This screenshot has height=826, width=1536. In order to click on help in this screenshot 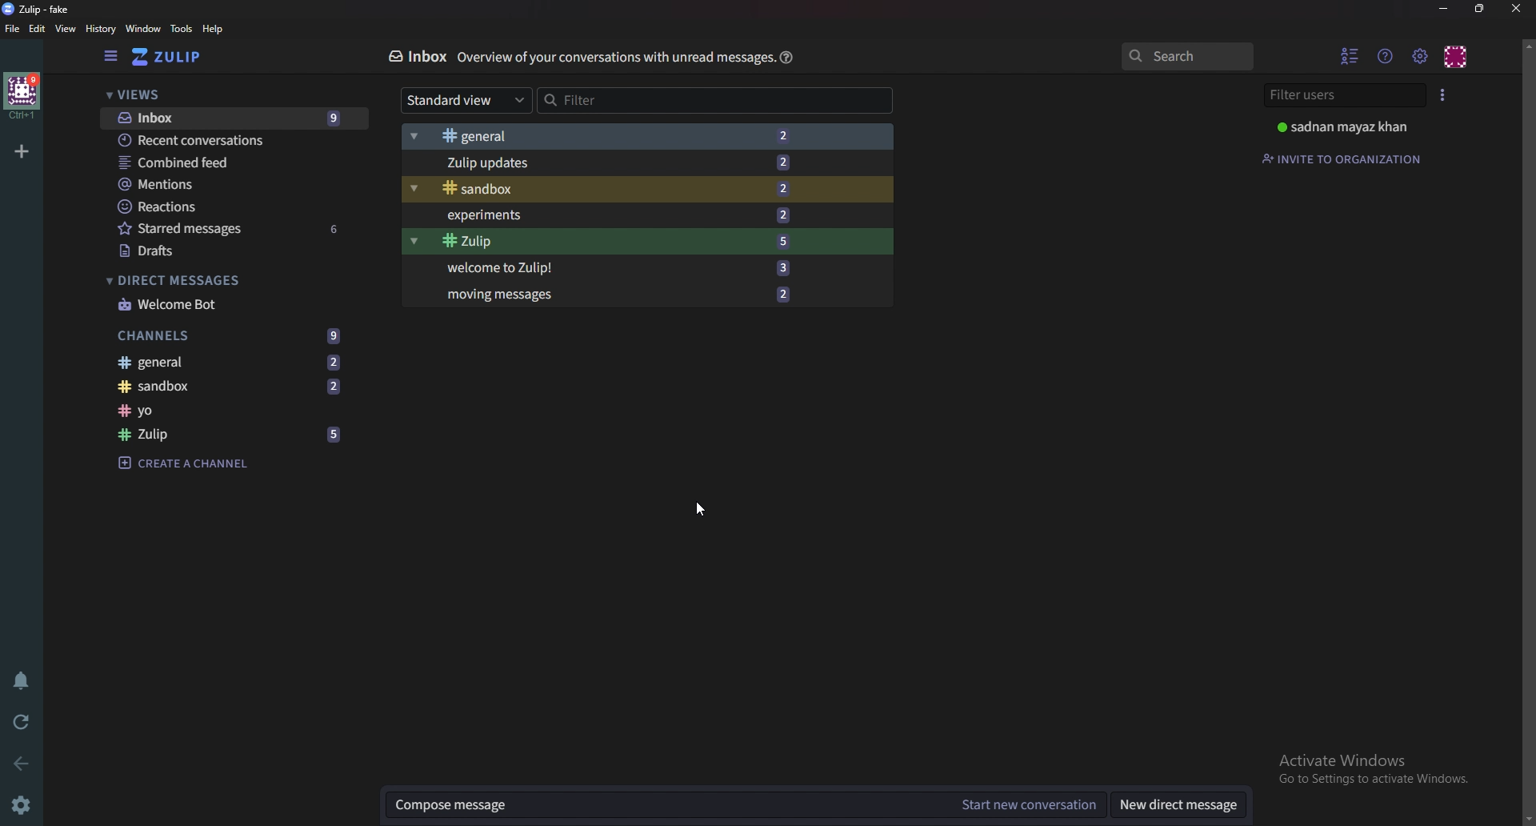, I will do `click(1386, 56)`.